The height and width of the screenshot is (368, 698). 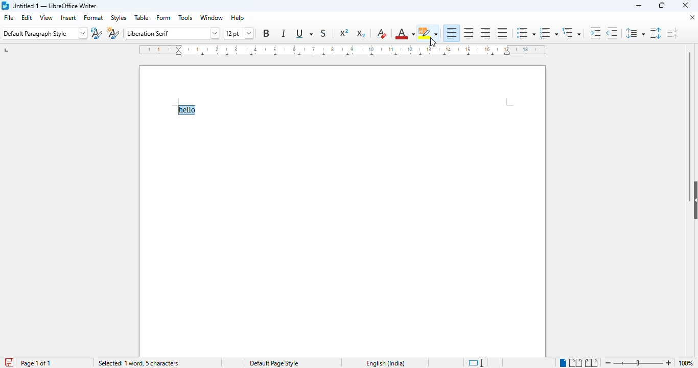 I want to click on format, so click(x=94, y=17).